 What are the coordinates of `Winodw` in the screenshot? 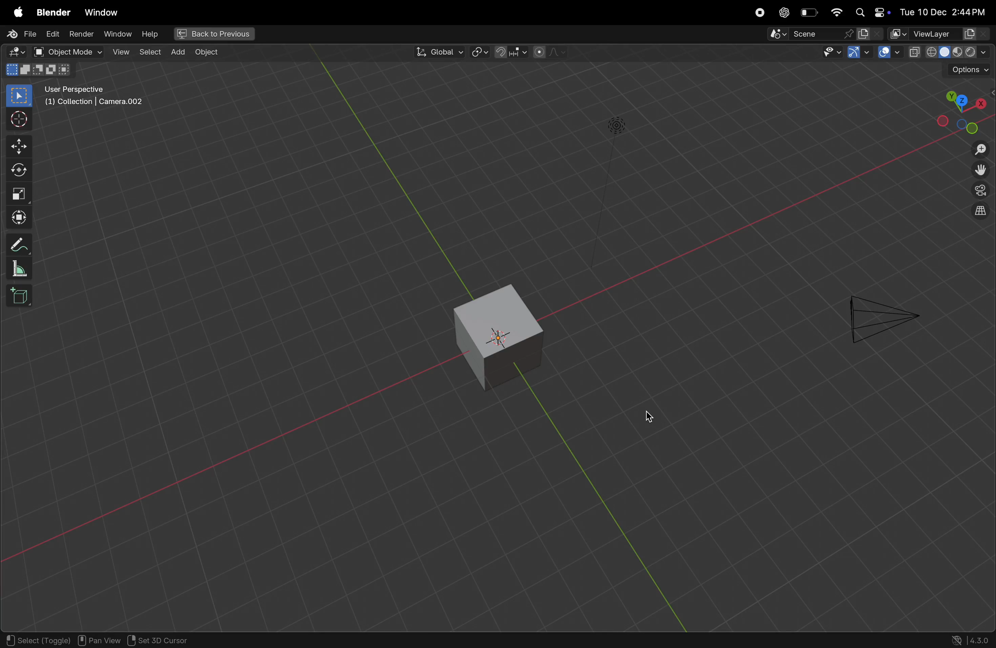 It's located at (120, 35).